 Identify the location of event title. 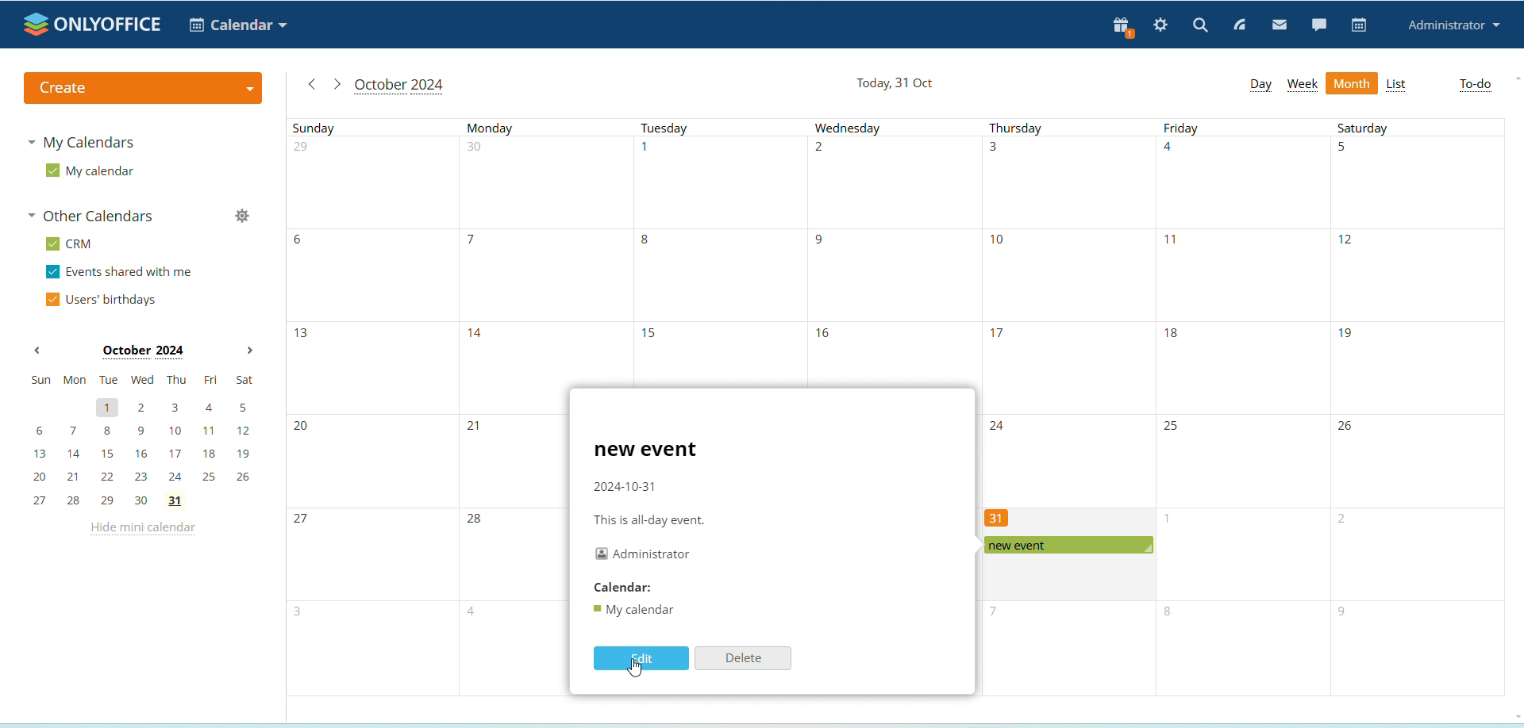
(646, 450).